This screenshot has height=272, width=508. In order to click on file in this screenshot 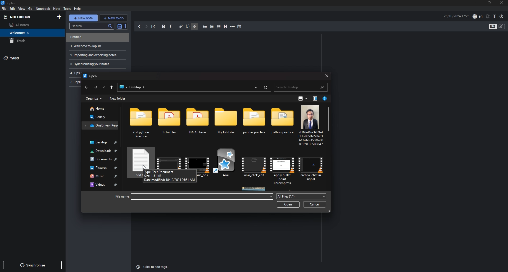, I will do `click(168, 158)`.